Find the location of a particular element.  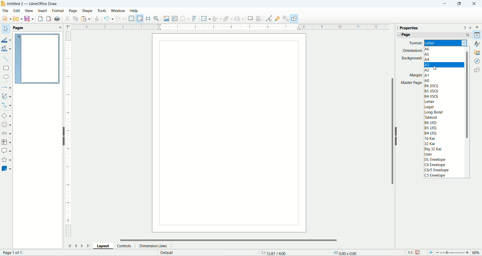

16 kai is located at coordinates (432, 139).